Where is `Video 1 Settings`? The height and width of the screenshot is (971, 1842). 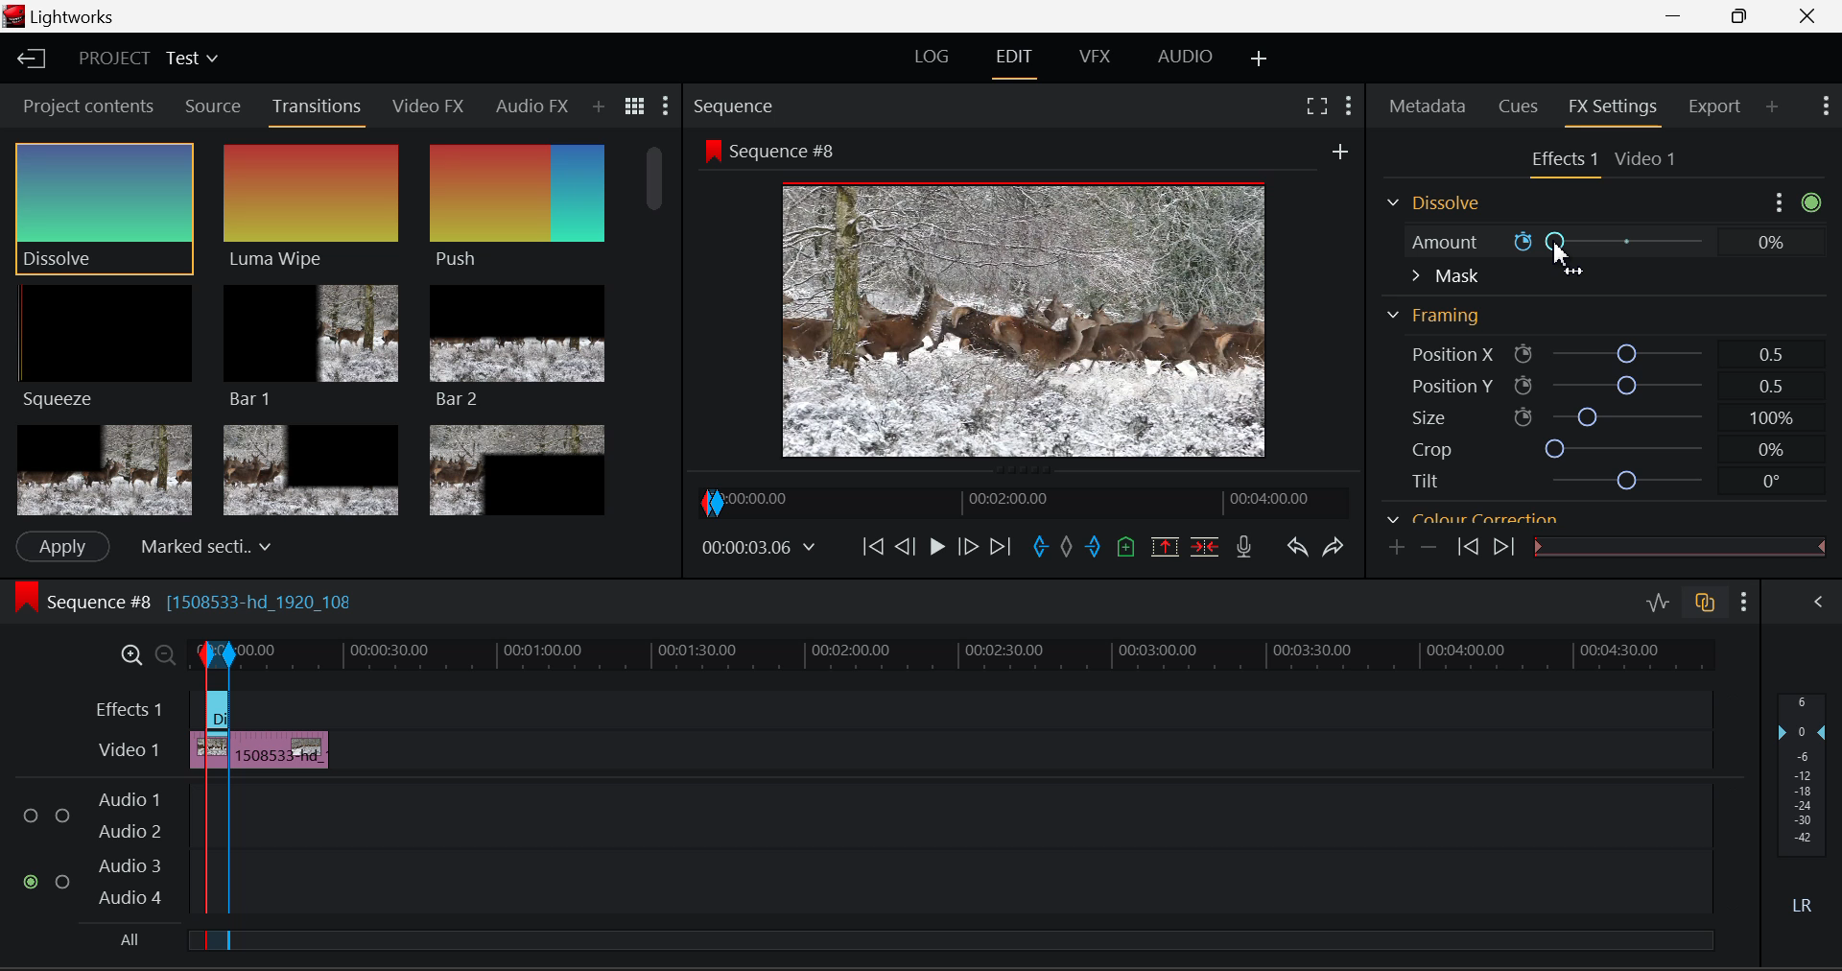 Video 1 Settings is located at coordinates (1646, 157).